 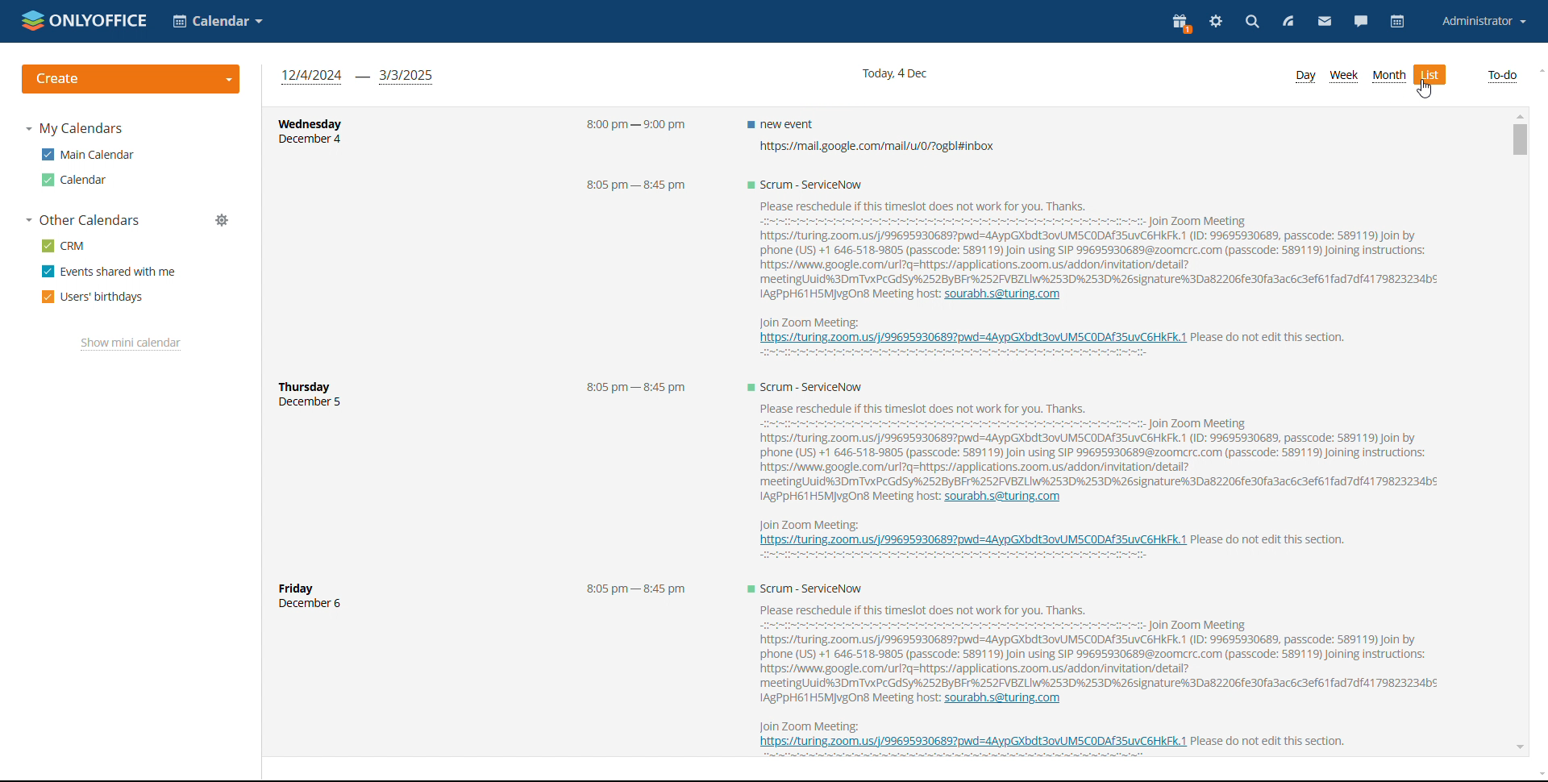 I want to click on sourabh.s@turing.com, so click(x=1006, y=294).